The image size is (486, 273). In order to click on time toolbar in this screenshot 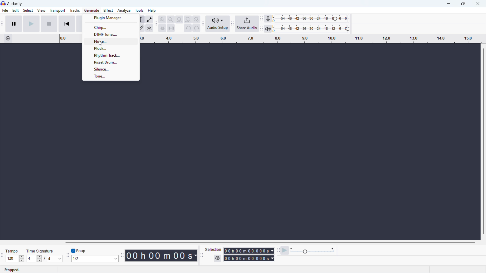, I will do `click(122, 254)`.